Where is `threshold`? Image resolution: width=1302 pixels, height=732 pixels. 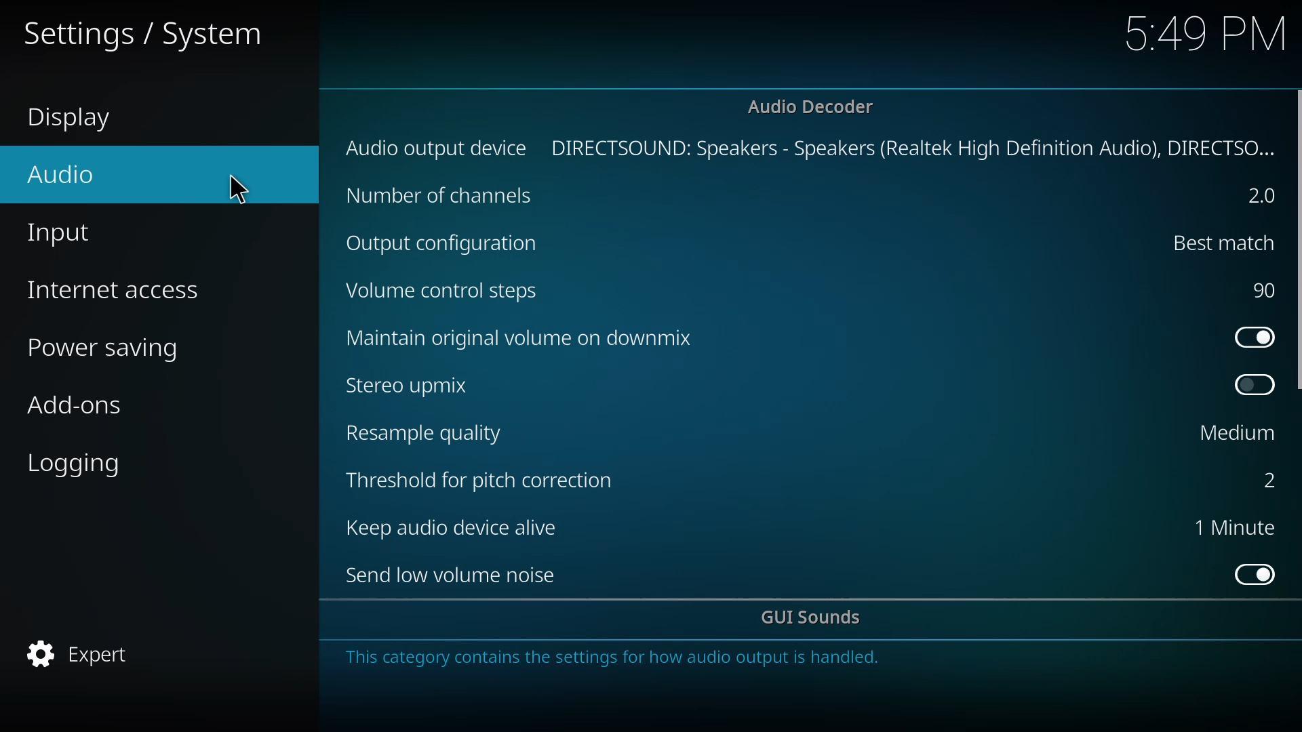
threshold is located at coordinates (489, 479).